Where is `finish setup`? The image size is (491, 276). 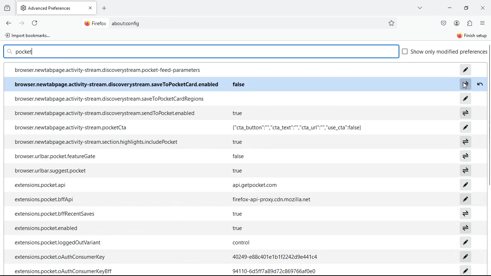
finish setup is located at coordinates (472, 37).